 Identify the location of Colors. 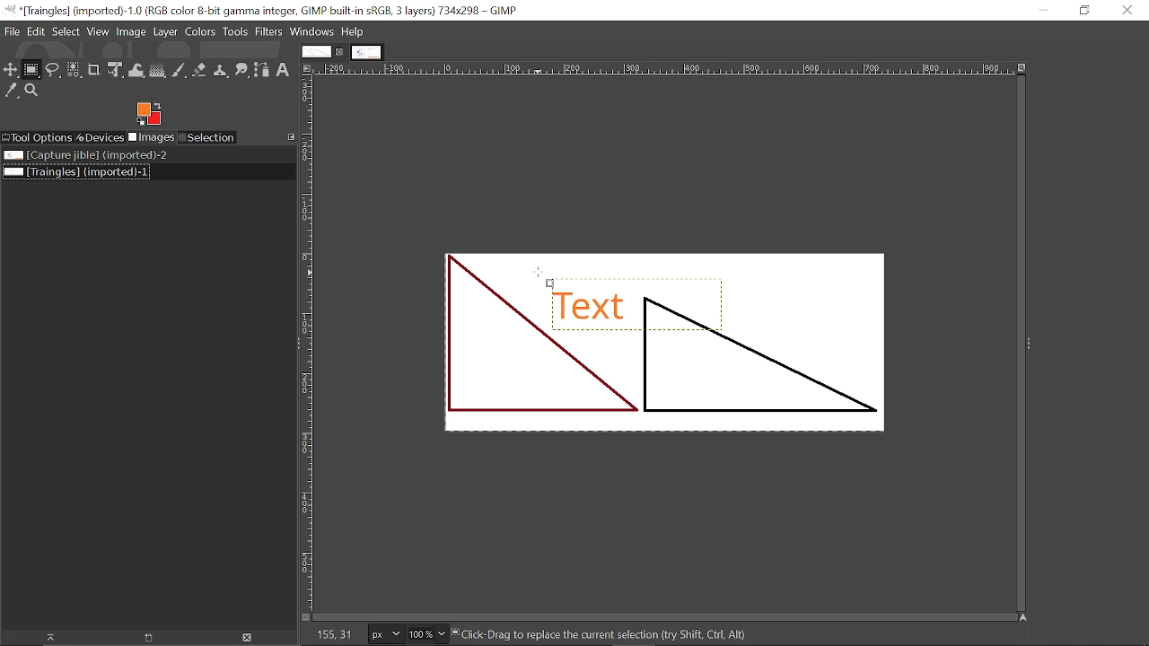
(200, 32).